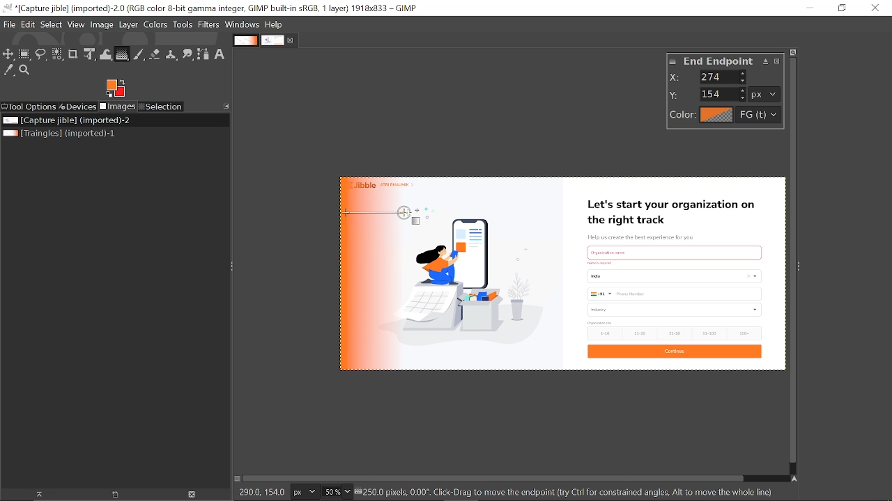  What do you see at coordinates (42, 55) in the screenshot?
I see `Free select tool` at bounding box center [42, 55].